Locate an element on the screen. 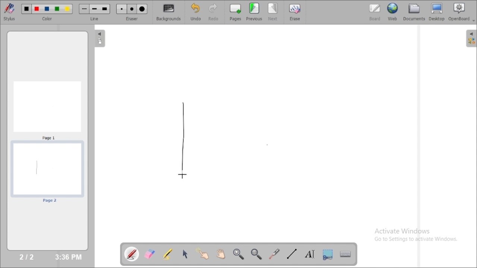 Image resolution: width=477 pixels, height=268 pixels. Small line is located at coordinates (84, 9).